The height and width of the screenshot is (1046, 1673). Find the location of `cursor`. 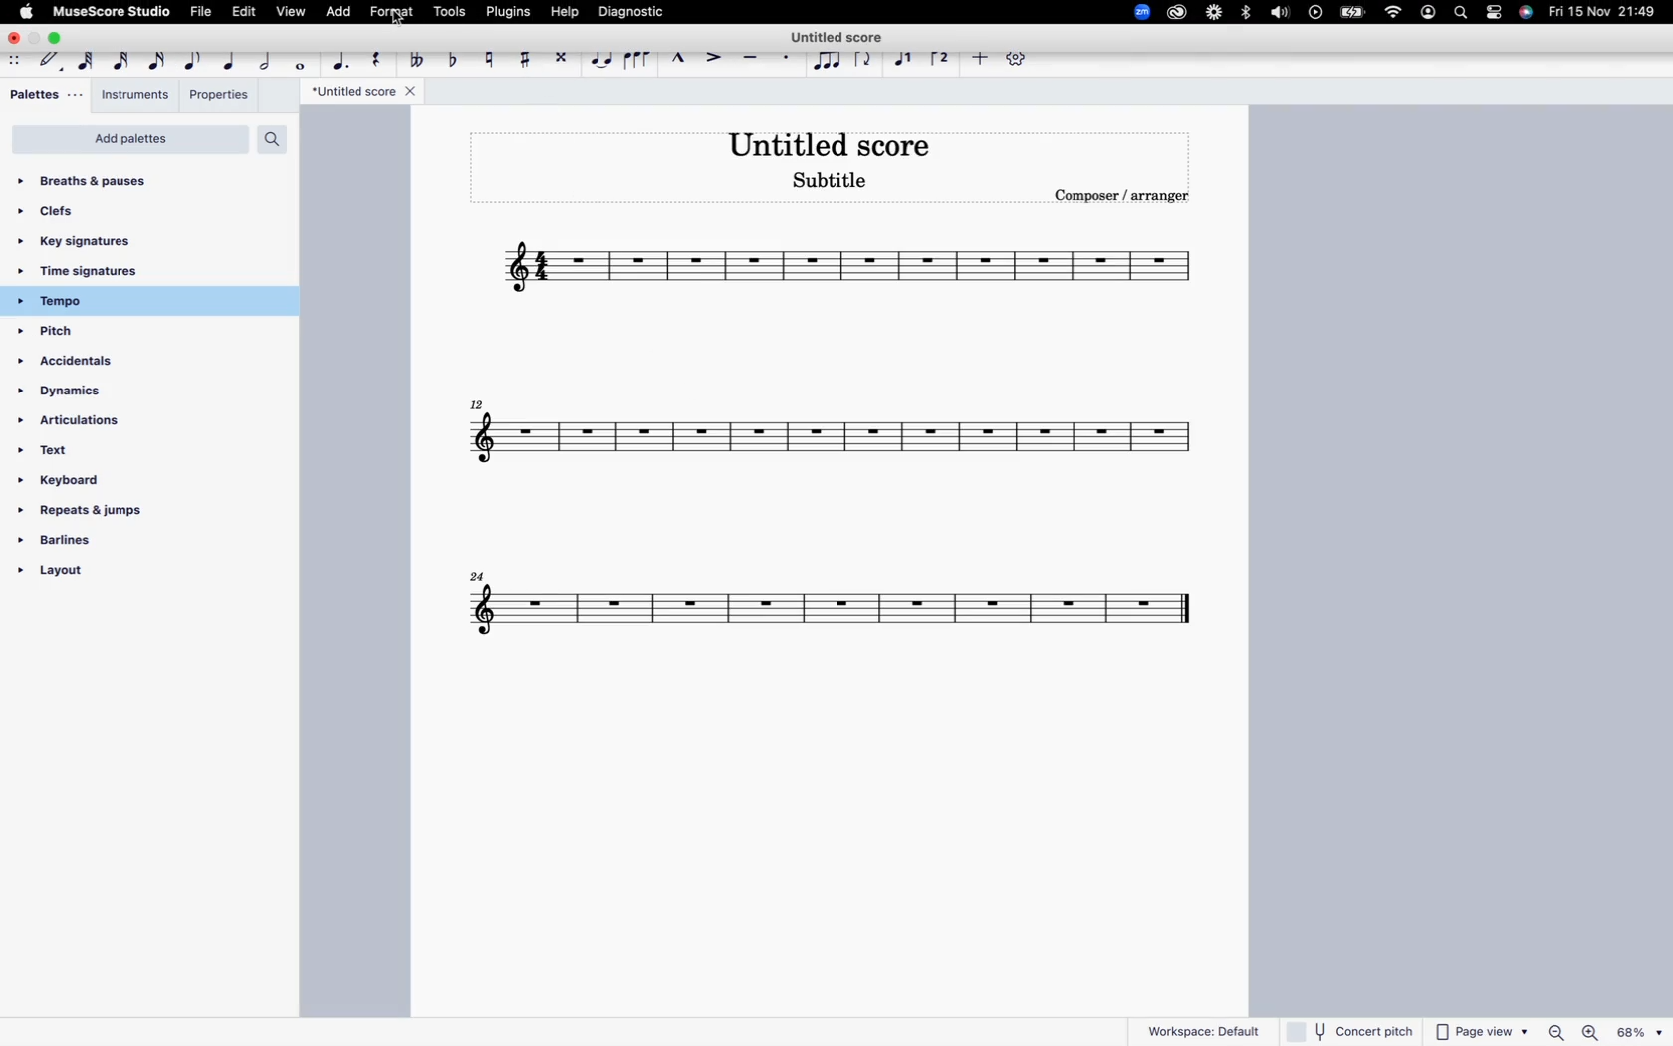

cursor is located at coordinates (390, 26).